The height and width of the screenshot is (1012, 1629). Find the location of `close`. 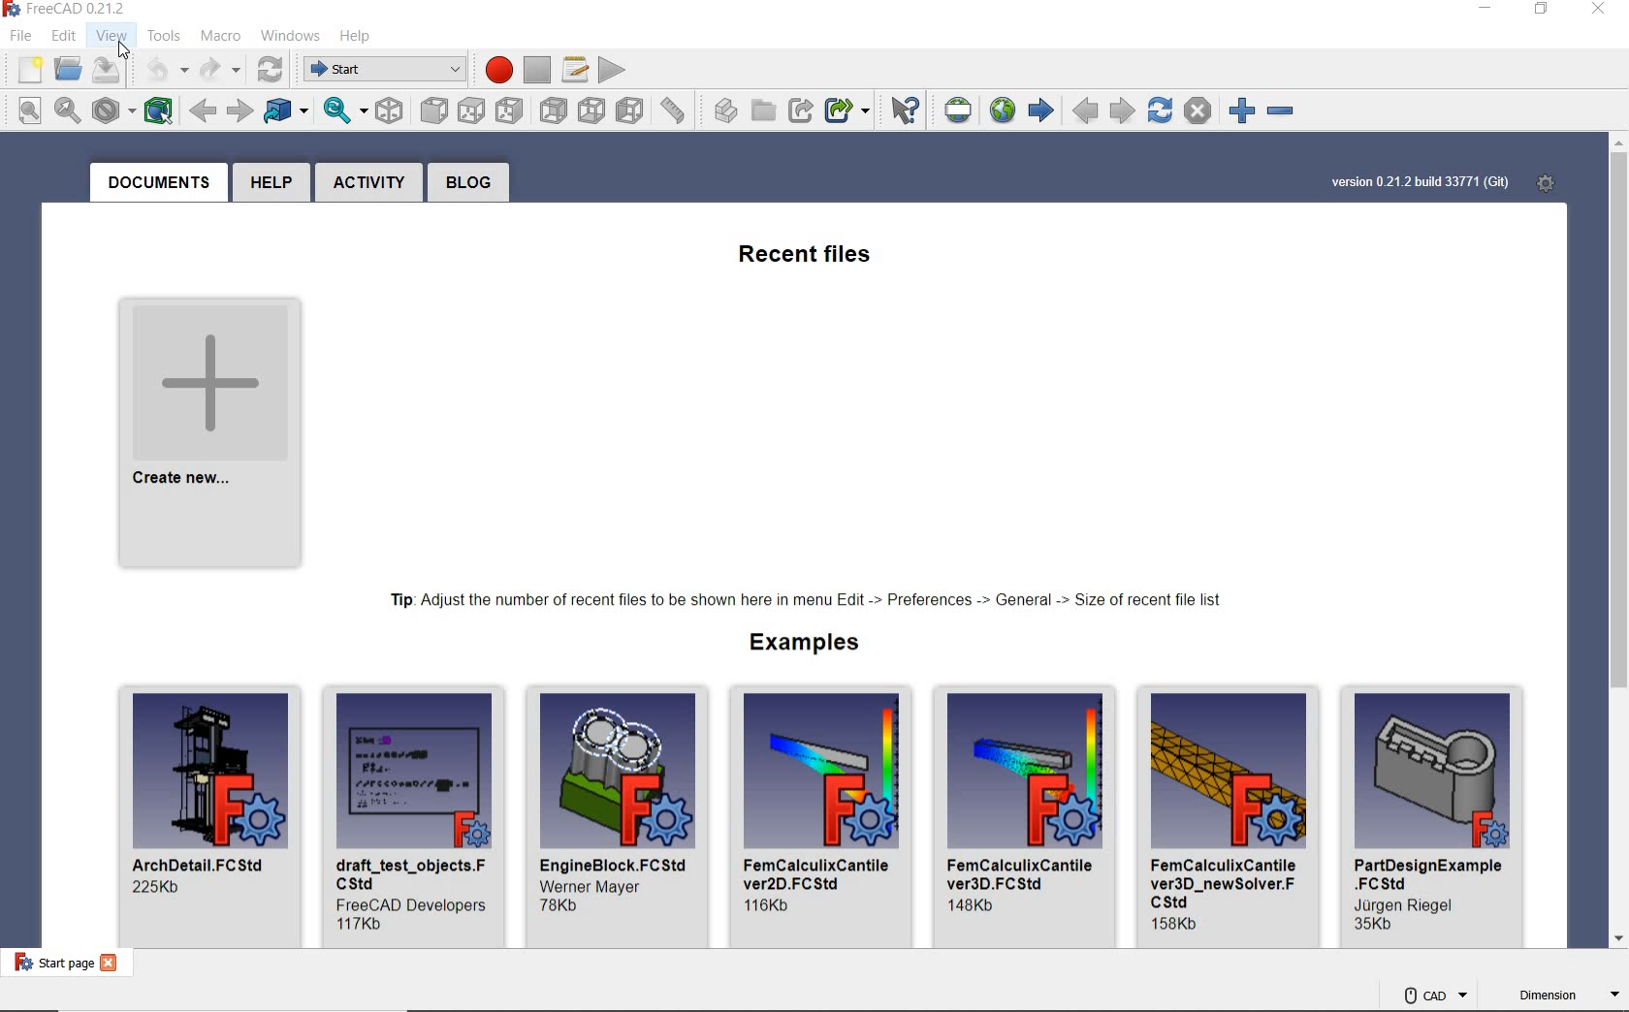

close is located at coordinates (112, 965).